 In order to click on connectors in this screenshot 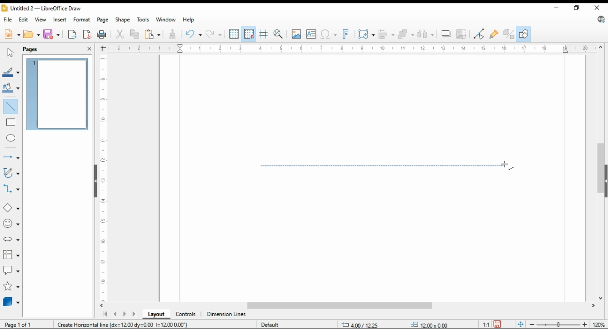, I will do `click(11, 187)`.